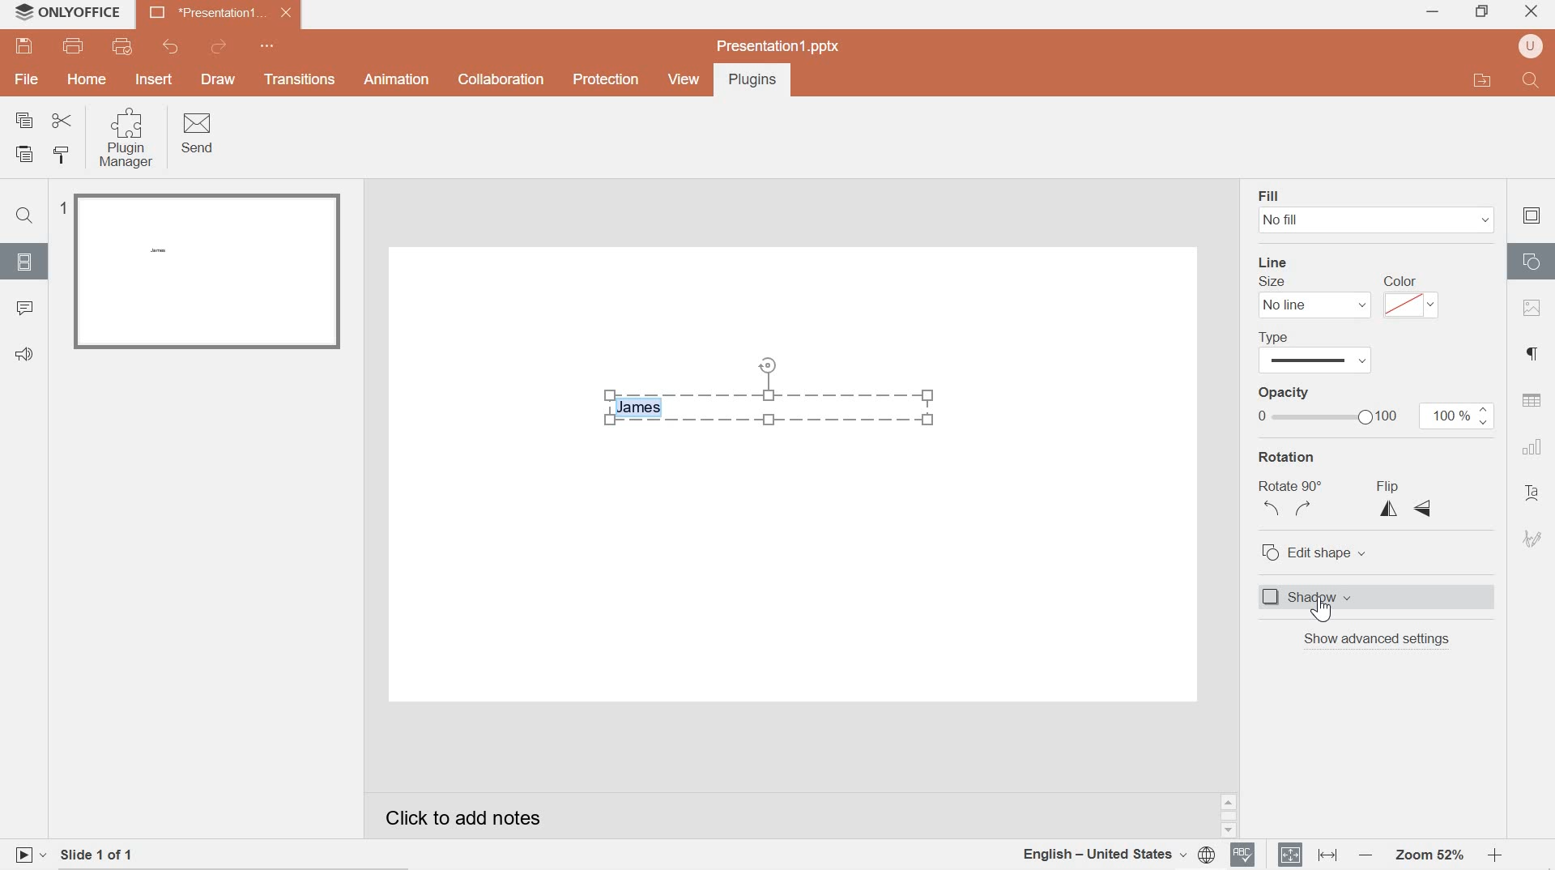 The height and width of the screenshot is (870, 1555). What do you see at coordinates (25, 262) in the screenshot?
I see `slides` at bounding box center [25, 262].